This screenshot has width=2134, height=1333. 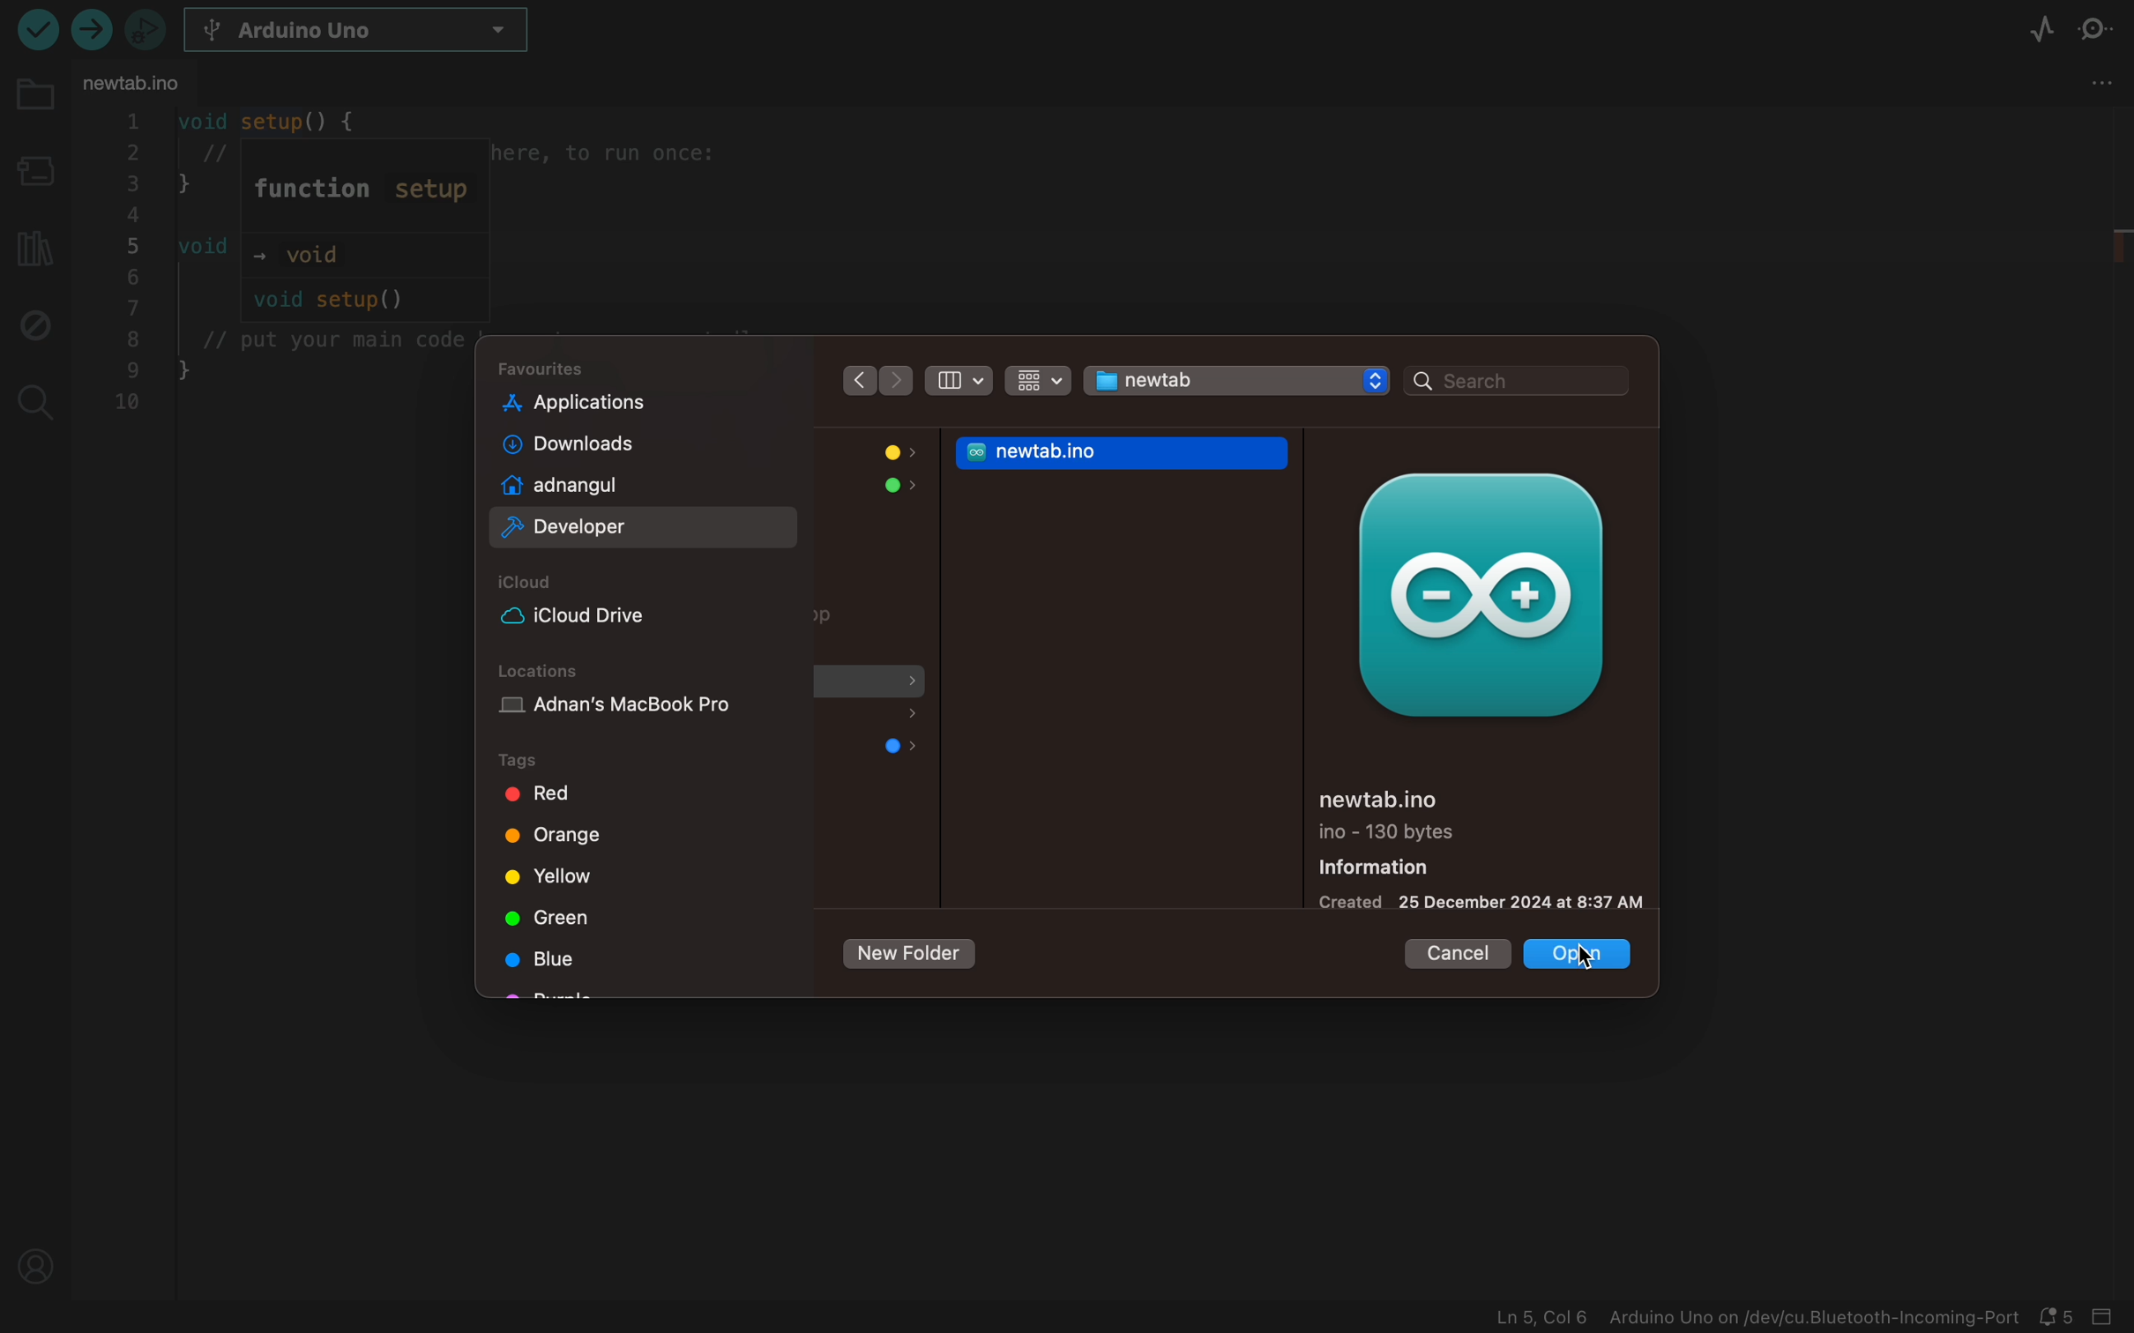 I want to click on downloads, so click(x=612, y=445).